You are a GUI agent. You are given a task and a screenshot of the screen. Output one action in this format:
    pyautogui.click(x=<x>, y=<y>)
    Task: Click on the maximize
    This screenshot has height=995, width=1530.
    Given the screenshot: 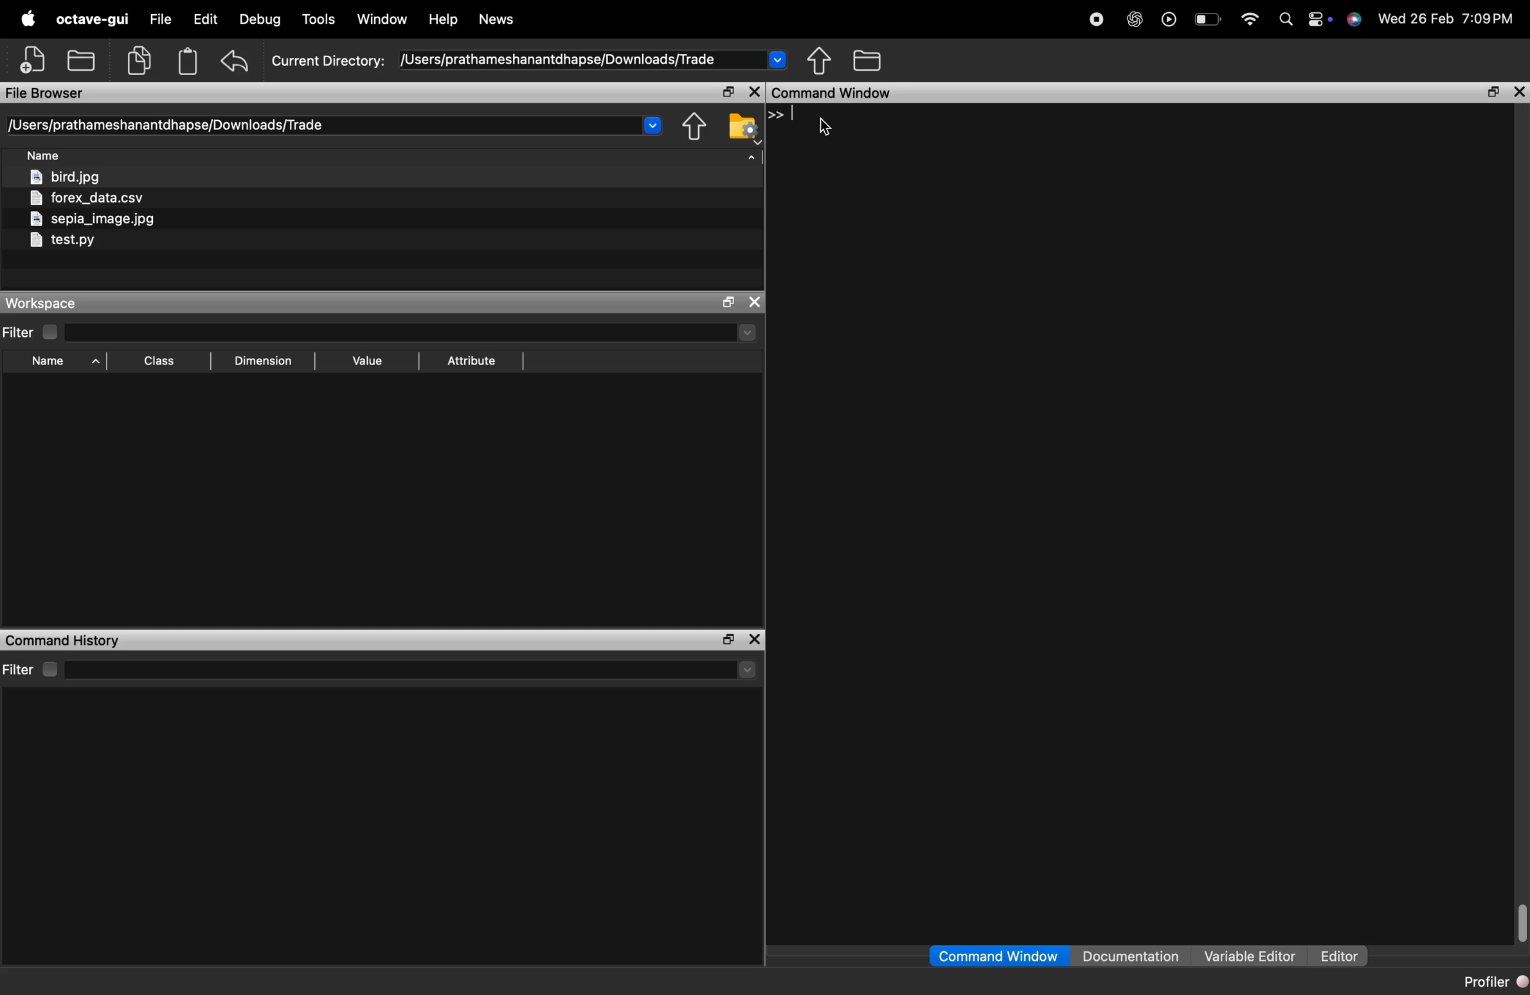 What is the action you would take?
    pyautogui.click(x=728, y=302)
    